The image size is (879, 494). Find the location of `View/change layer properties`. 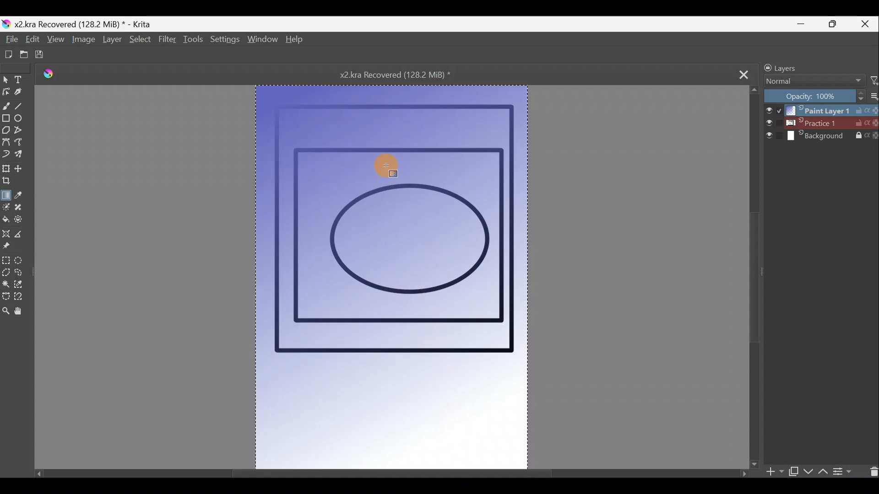

View/change layer properties is located at coordinates (846, 471).